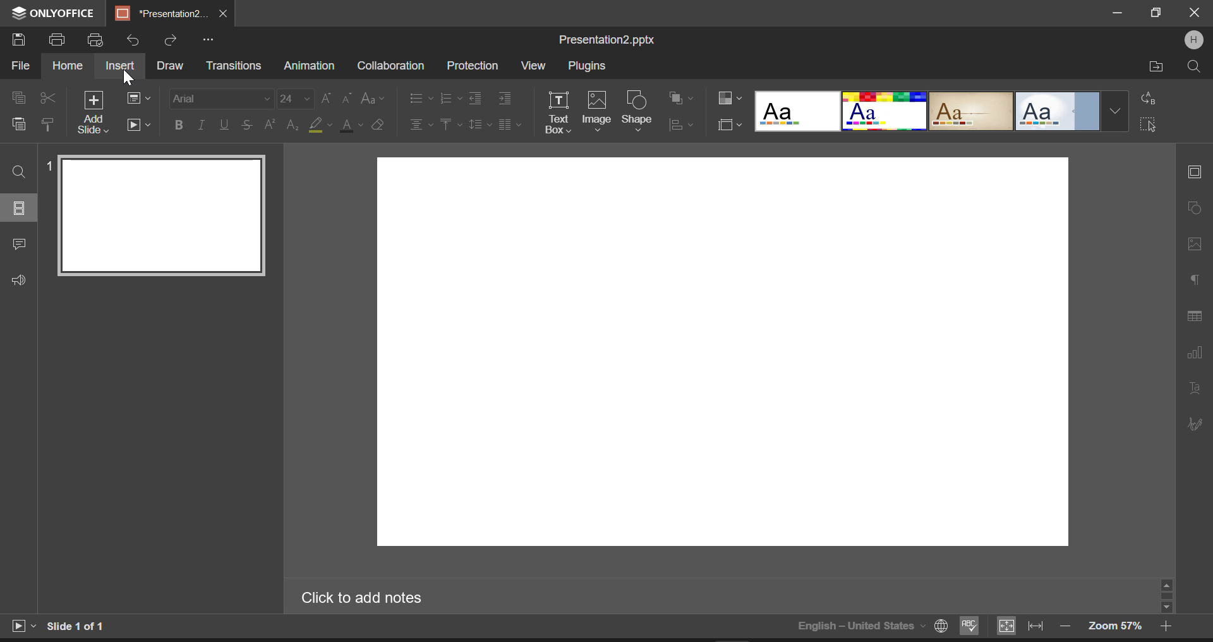 Image resolution: width=1213 pixels, height=642 pixels. I want to click on Minimize, so click(1157, 13).